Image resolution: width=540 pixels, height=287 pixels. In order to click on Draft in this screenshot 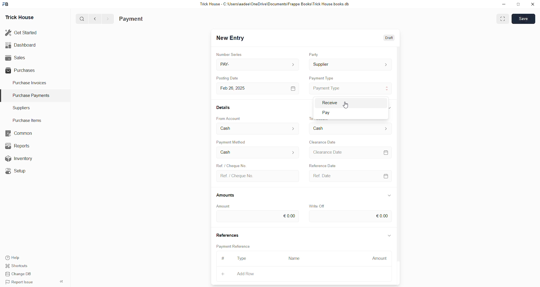, I will do `click(388, 39)`.